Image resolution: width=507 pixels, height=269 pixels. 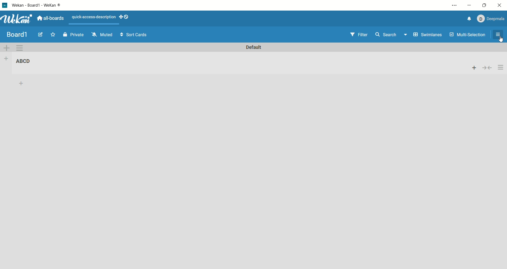 What do you see at coordinates (470, 19) in the screenshot?
I see `notification` at bounding box center [470, 19].